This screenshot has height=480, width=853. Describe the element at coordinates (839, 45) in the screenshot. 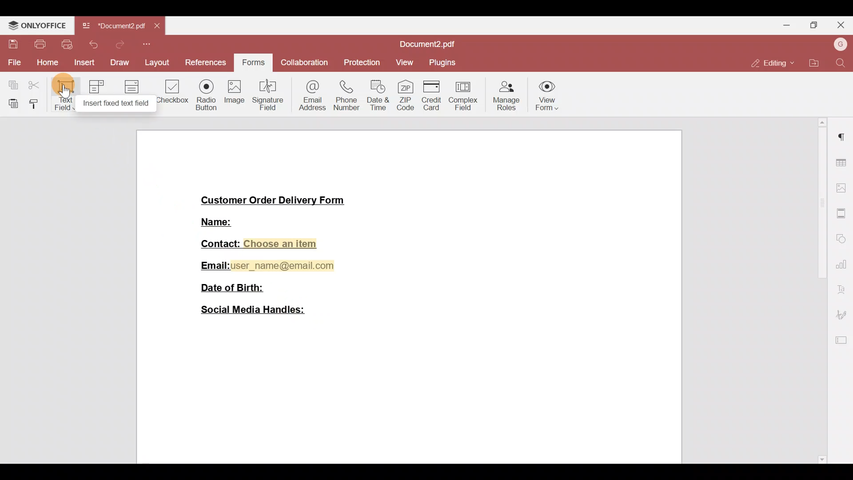

I see `Username` at that location.